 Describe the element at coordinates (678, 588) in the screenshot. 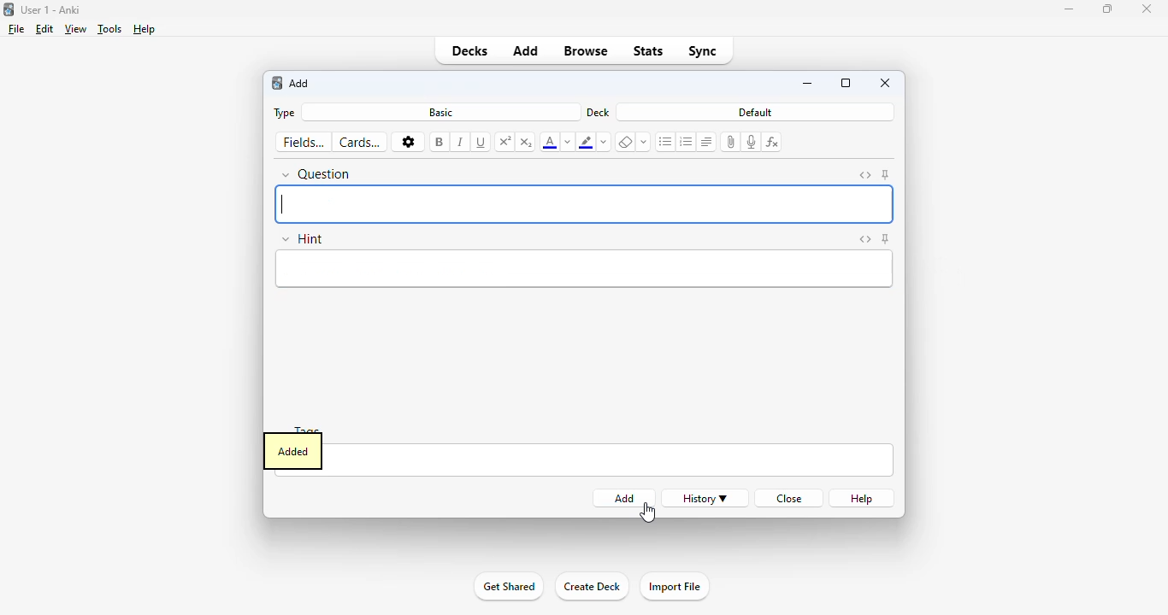

I see `Import File` at that location.